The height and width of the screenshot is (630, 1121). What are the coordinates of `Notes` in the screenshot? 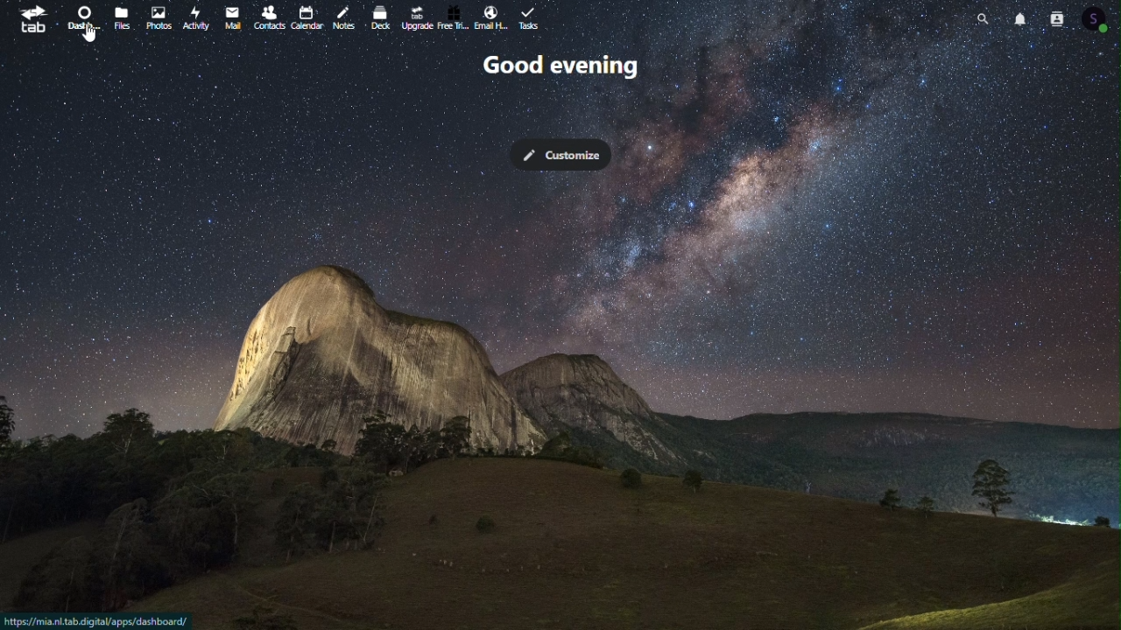 It's located at (348, 14).